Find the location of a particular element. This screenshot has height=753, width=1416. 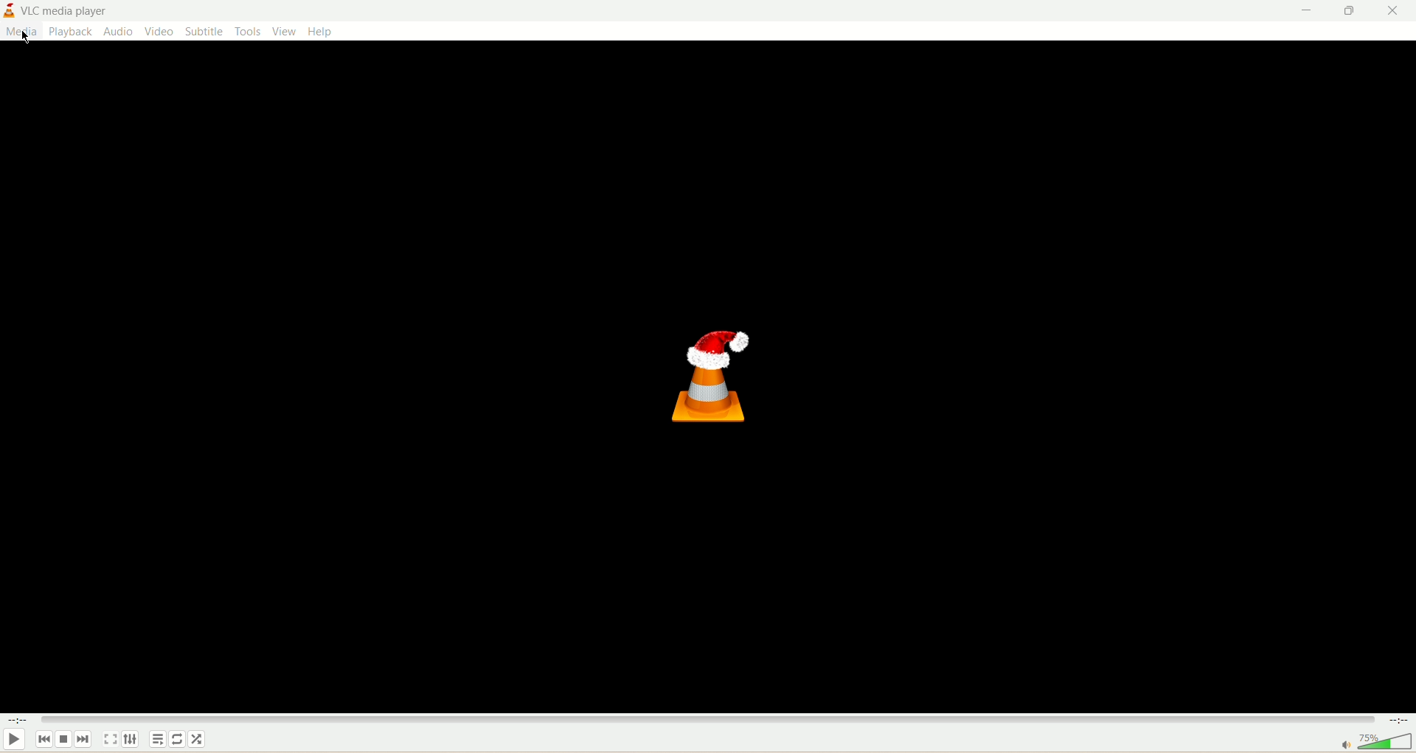

tools is located at coordinates (247, 32).